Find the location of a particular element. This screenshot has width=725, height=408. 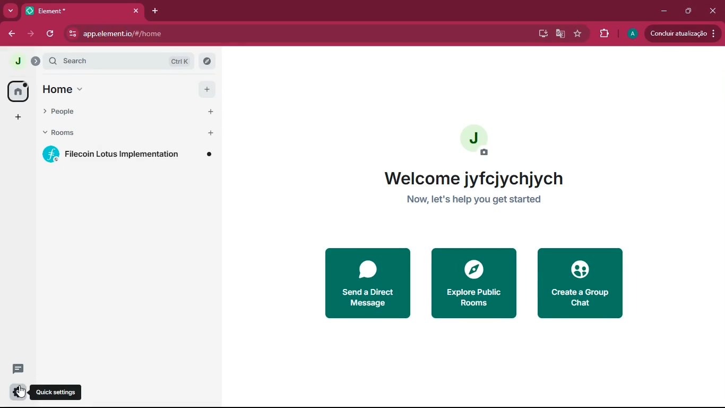

Cursor is located at coordinates (21, 392).